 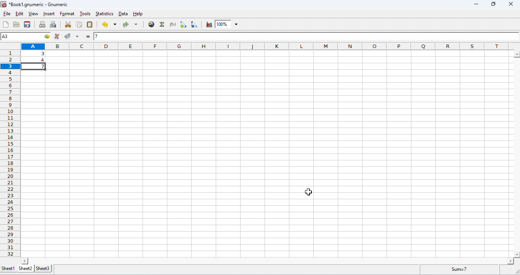 What do you see at coordinates (90, 24) in the screenshot?
I see `paste` at bounding box center [90, 24].